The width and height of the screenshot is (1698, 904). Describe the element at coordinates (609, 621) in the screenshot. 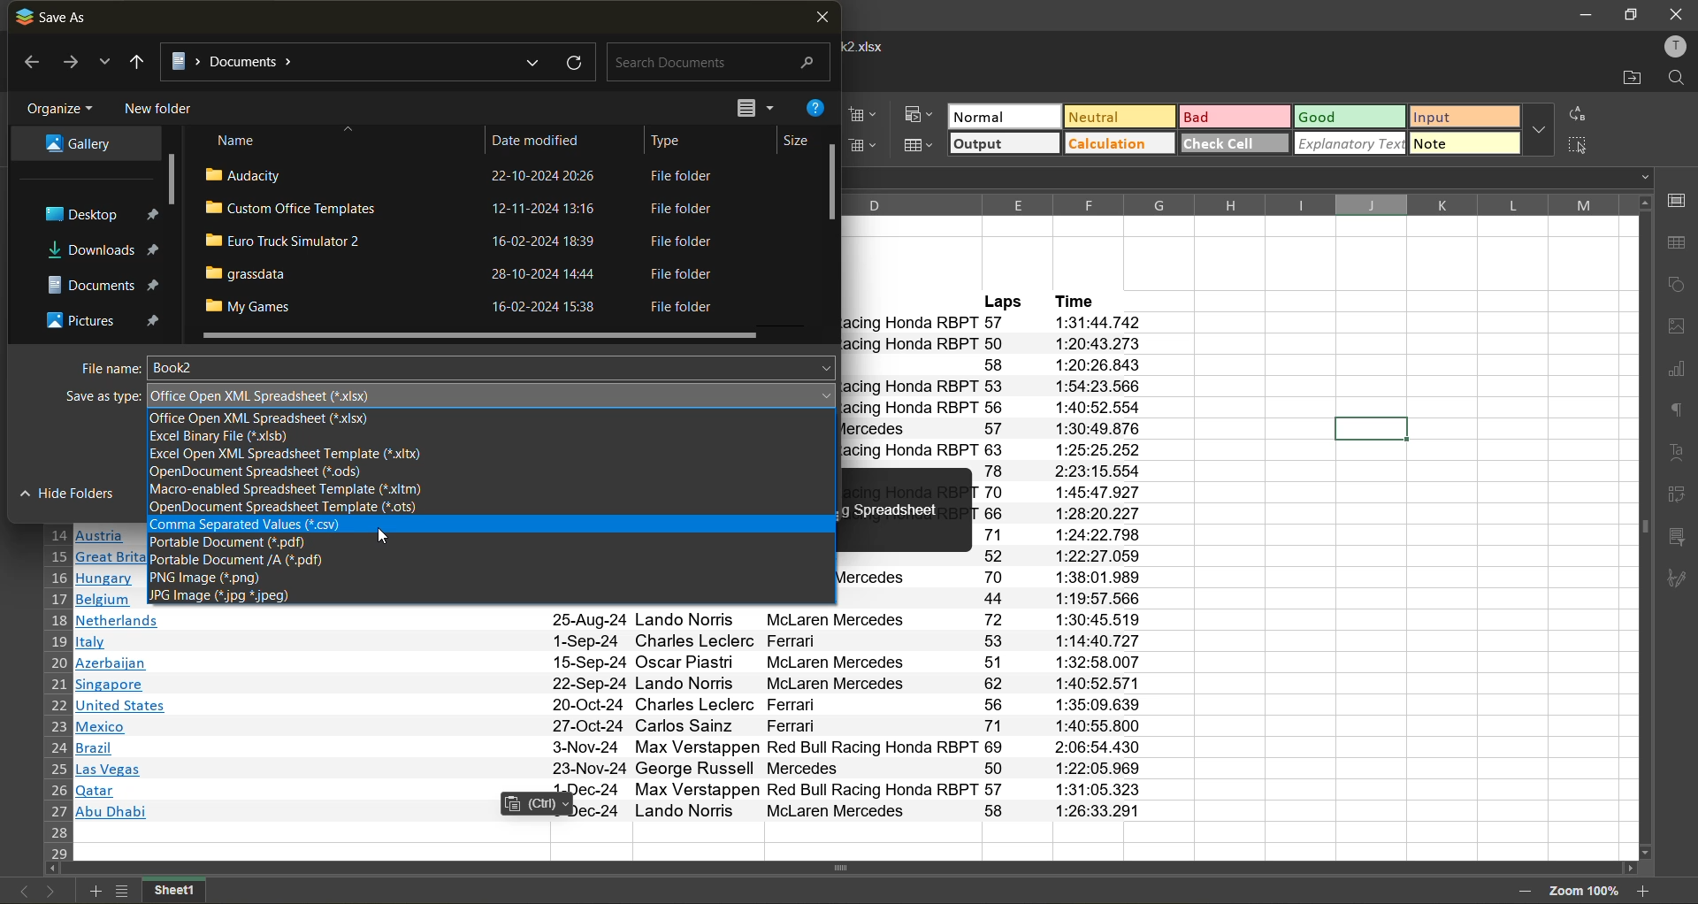

I see `text info` at that location.